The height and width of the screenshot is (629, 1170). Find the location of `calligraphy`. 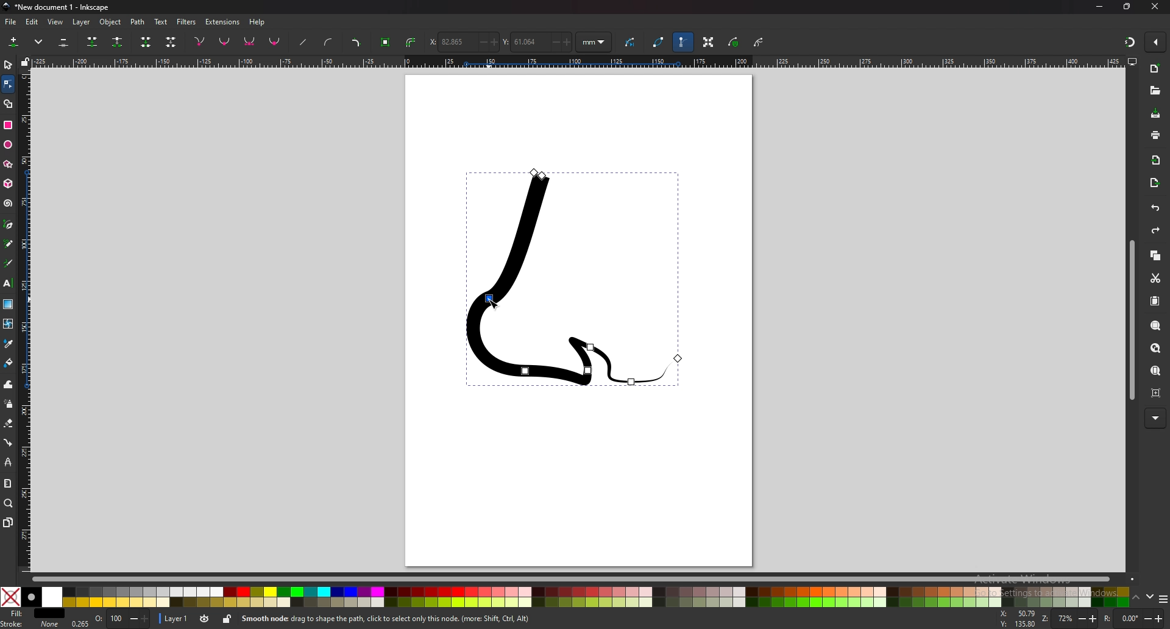

calligraphy is located at coordinates (9, 264).